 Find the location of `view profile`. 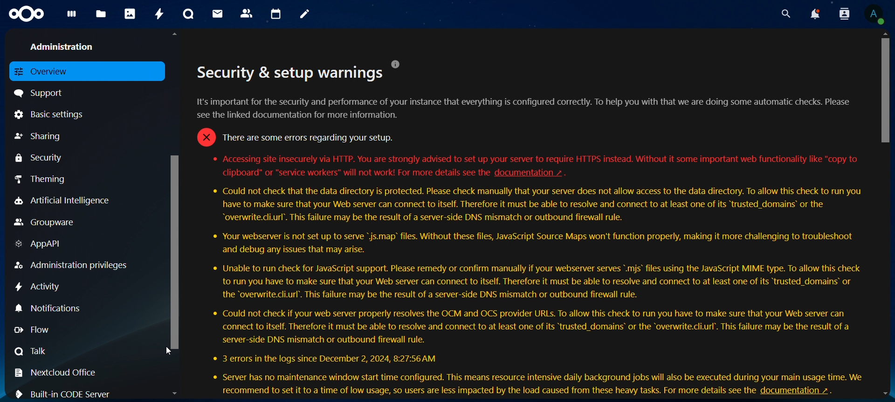

view profile is located at coordinates (874, 14).